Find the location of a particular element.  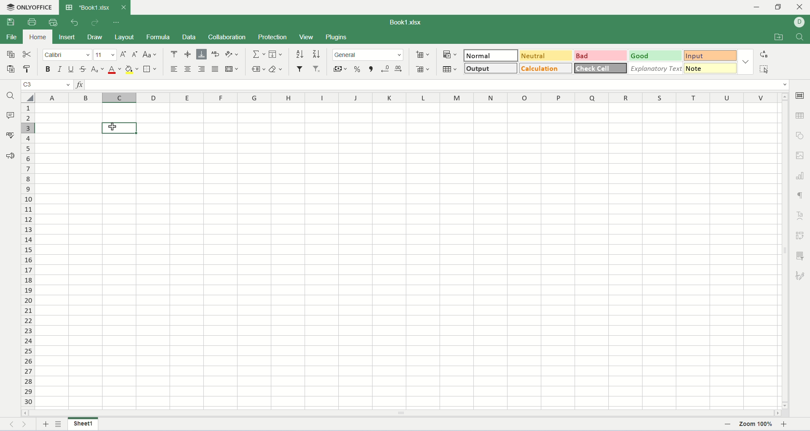

quich settings is located at coordinates (117, 22).